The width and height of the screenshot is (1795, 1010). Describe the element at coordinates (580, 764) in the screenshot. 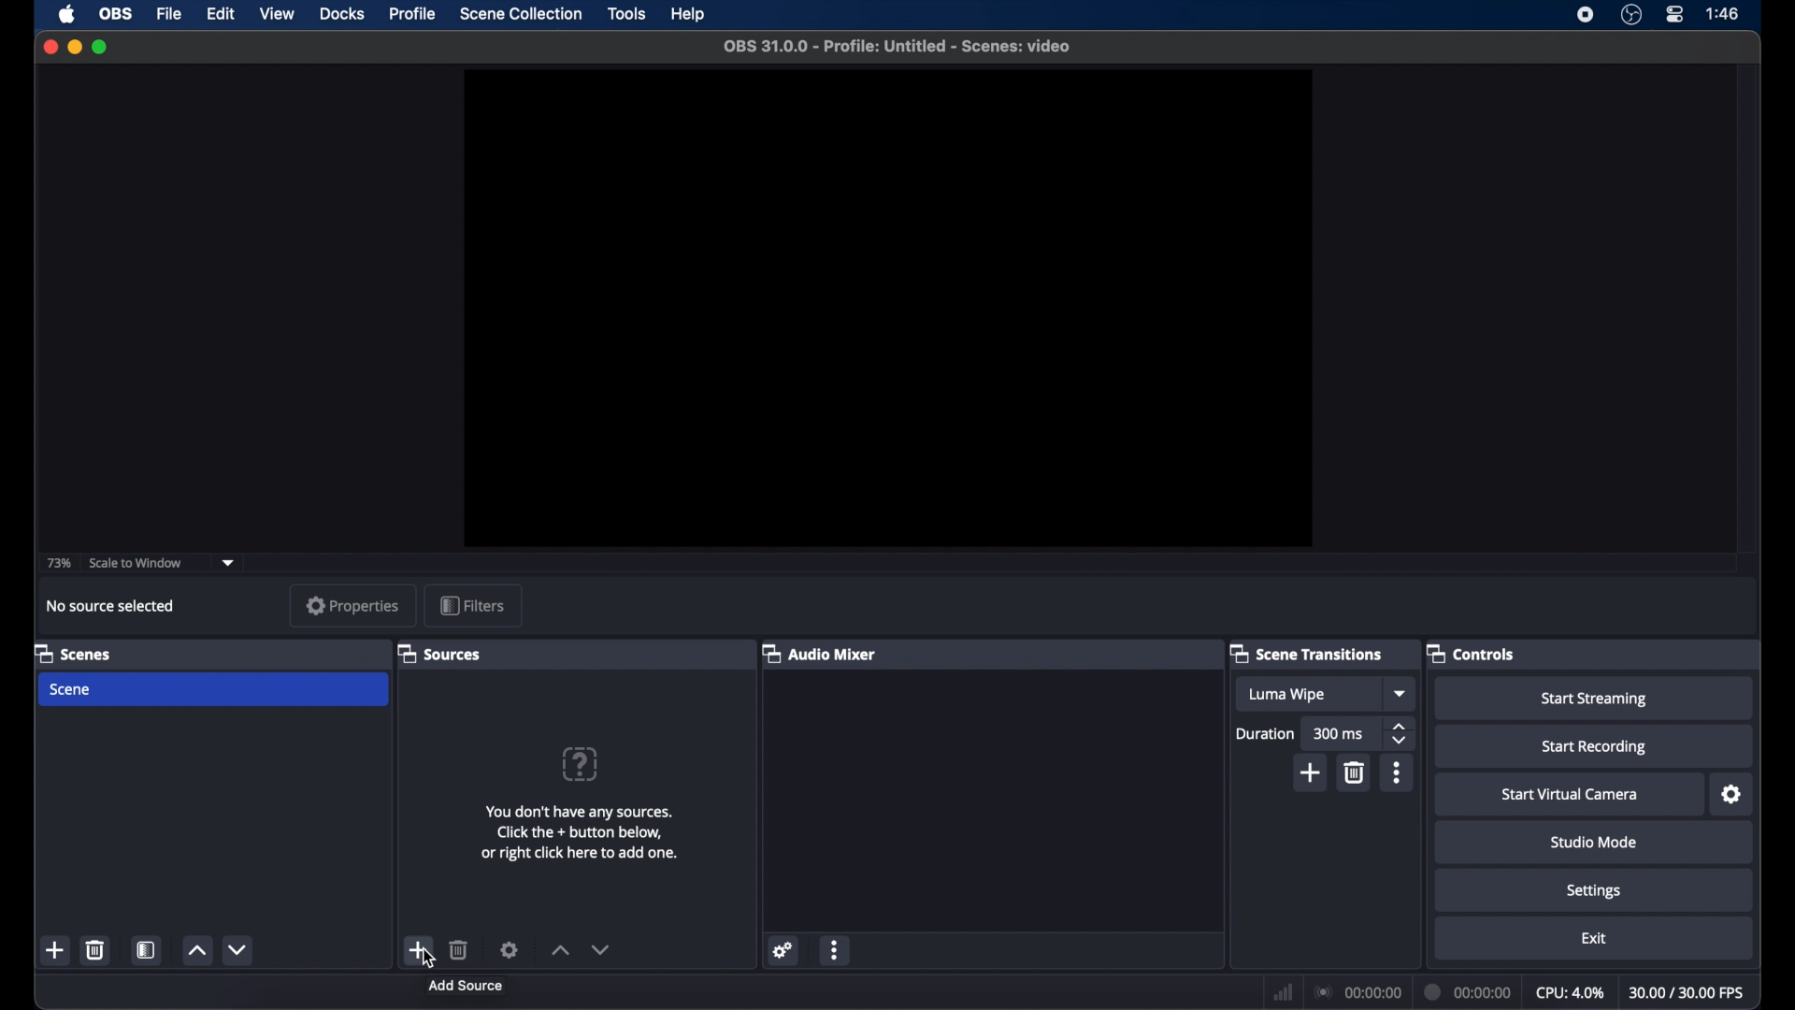

I see `question mark icon` at that location.